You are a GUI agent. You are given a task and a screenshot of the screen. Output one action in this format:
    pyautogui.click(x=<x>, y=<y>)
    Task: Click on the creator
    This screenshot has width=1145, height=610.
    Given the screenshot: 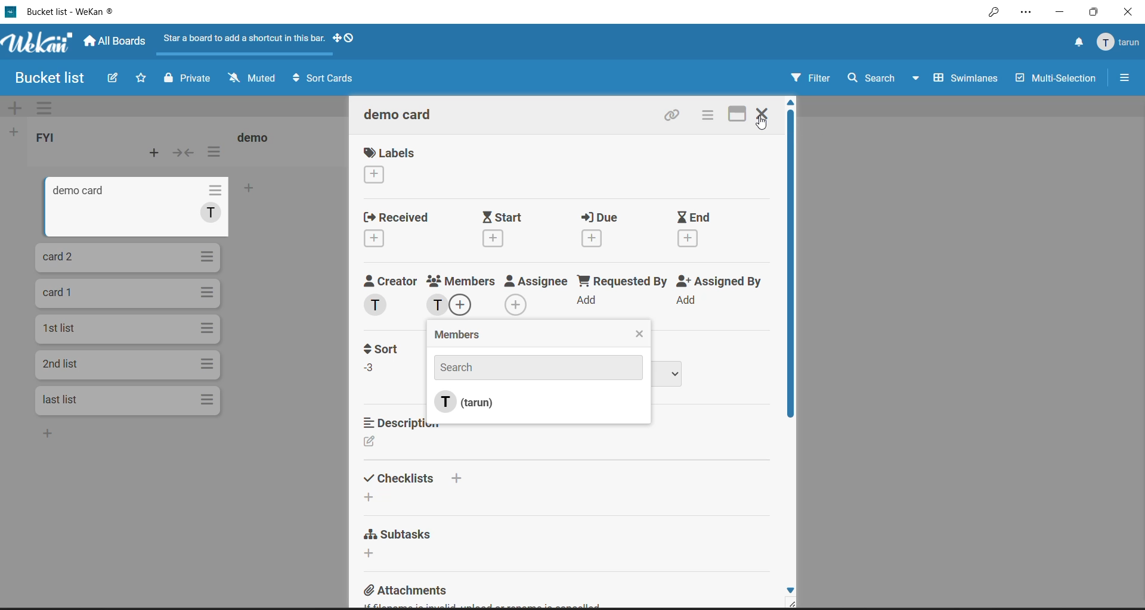 What is the action you would take?
    pyautogui.click(x=389, y=281)
    